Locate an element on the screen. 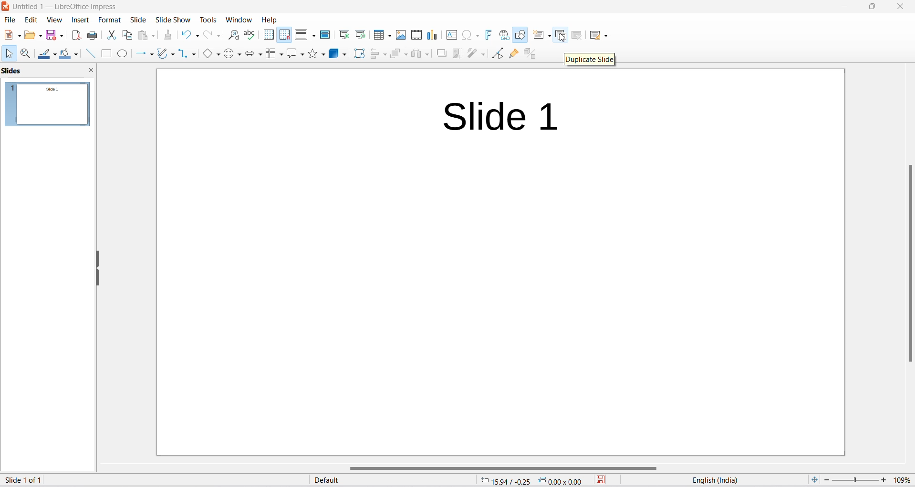 Image resolution: width=915 pixels, height=487 pixels. Curve and polygons is located at coordinates (165, 55).